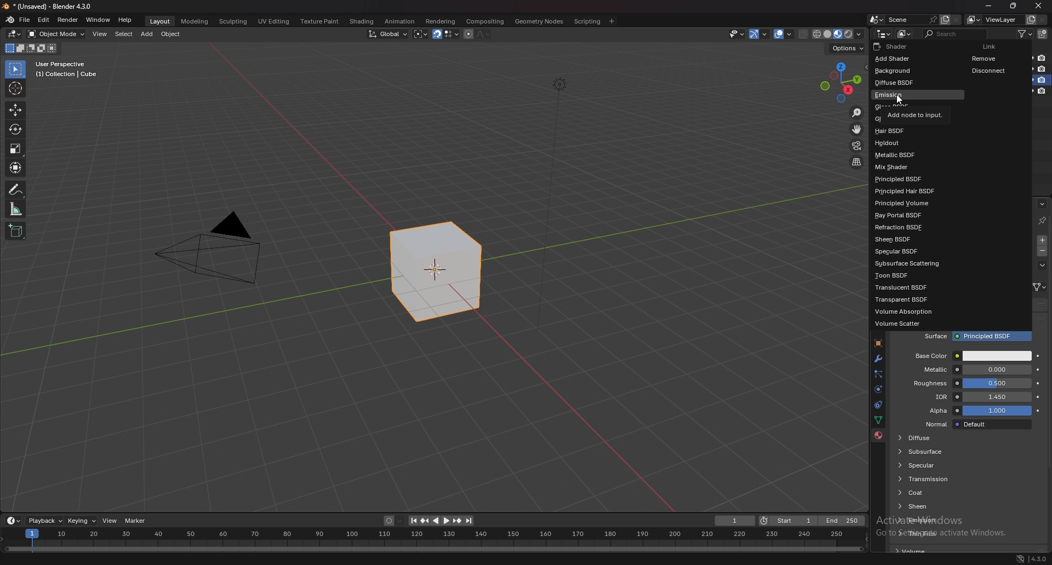  Describe the element at coordinates (436, 273) in the screenshot. I see `cube` at that location.